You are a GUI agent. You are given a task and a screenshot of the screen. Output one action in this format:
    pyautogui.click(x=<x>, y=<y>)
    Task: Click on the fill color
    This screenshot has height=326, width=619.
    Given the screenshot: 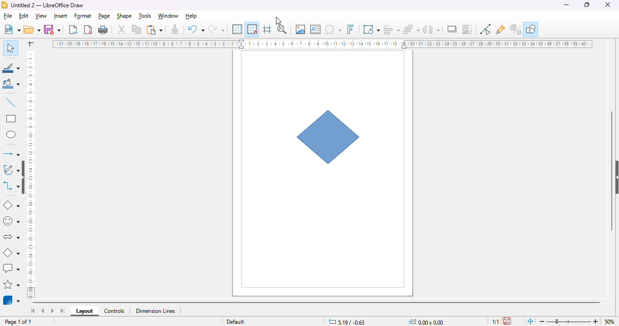 What is the action you would take?
    pyautogui.click(x=11, y=84)
    